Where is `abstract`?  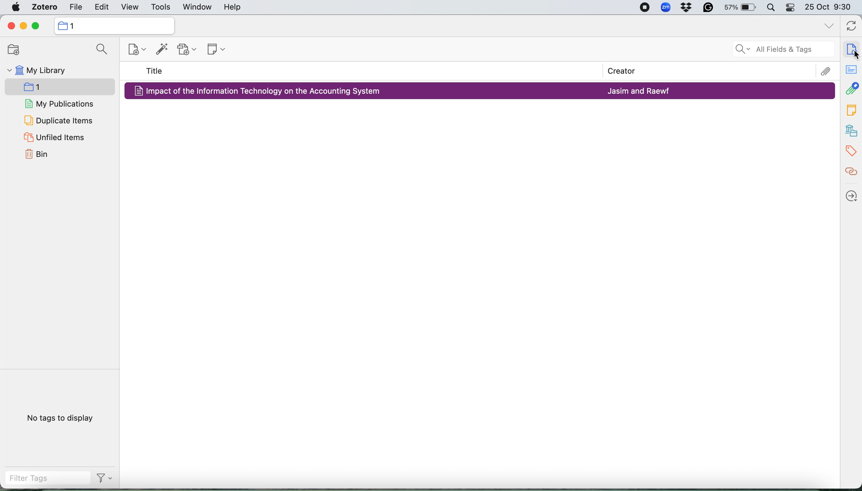
abstract is located at coordinates (850, 70).